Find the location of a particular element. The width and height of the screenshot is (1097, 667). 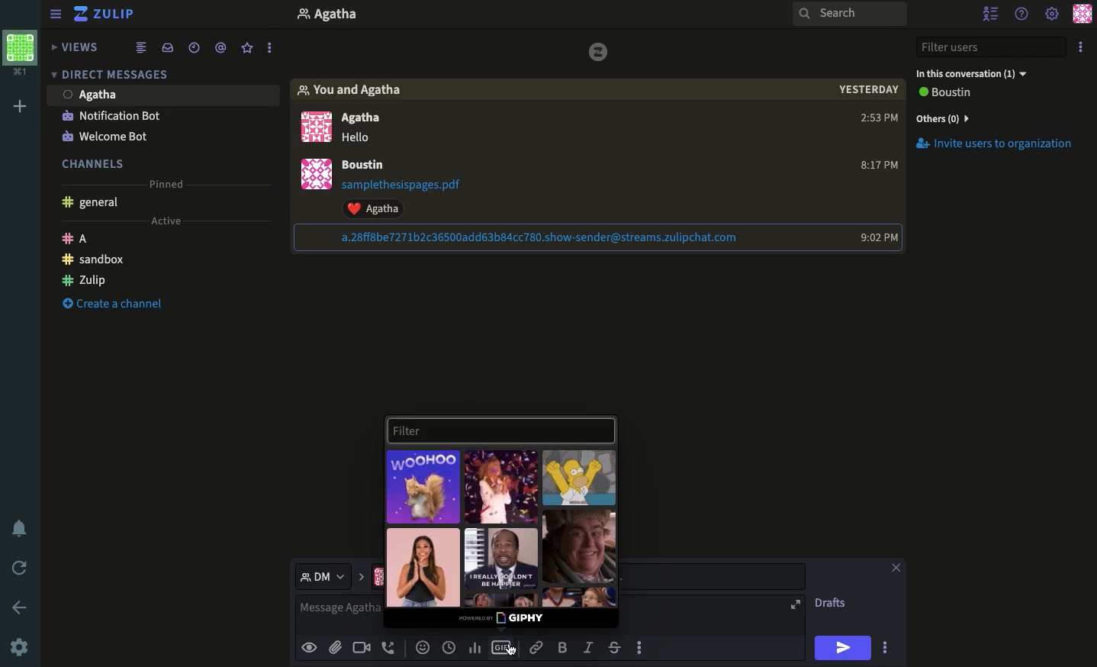

Refresh is located at coordinates (19, 567).